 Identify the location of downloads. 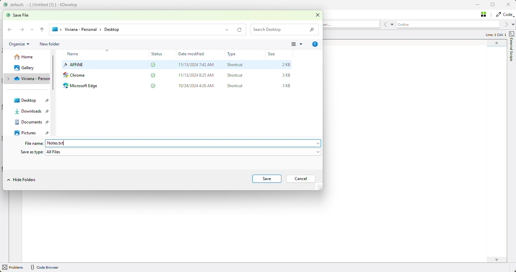
(33, 110).